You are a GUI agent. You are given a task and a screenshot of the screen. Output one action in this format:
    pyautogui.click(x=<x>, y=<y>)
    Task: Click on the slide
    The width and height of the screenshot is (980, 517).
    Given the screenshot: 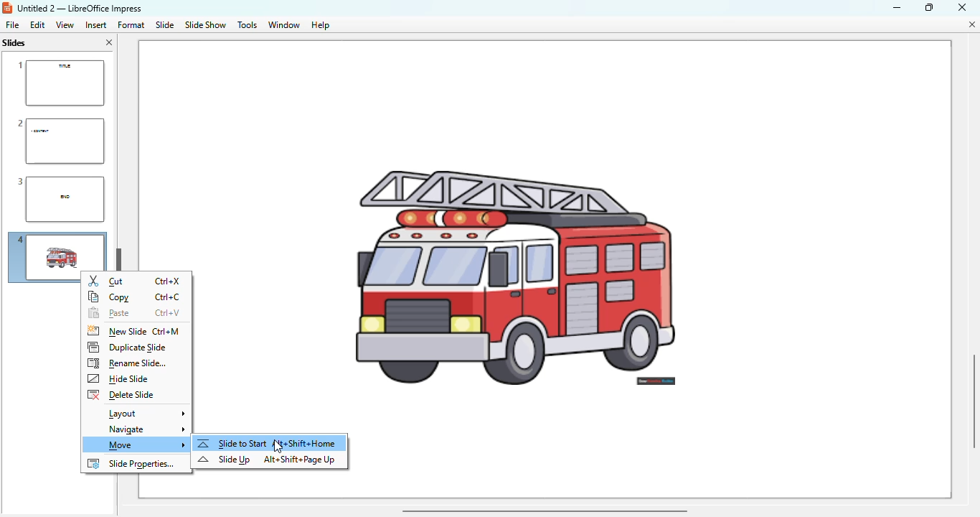 What is the action you would take?
    pyautogui.click(x=166, y=24)
    